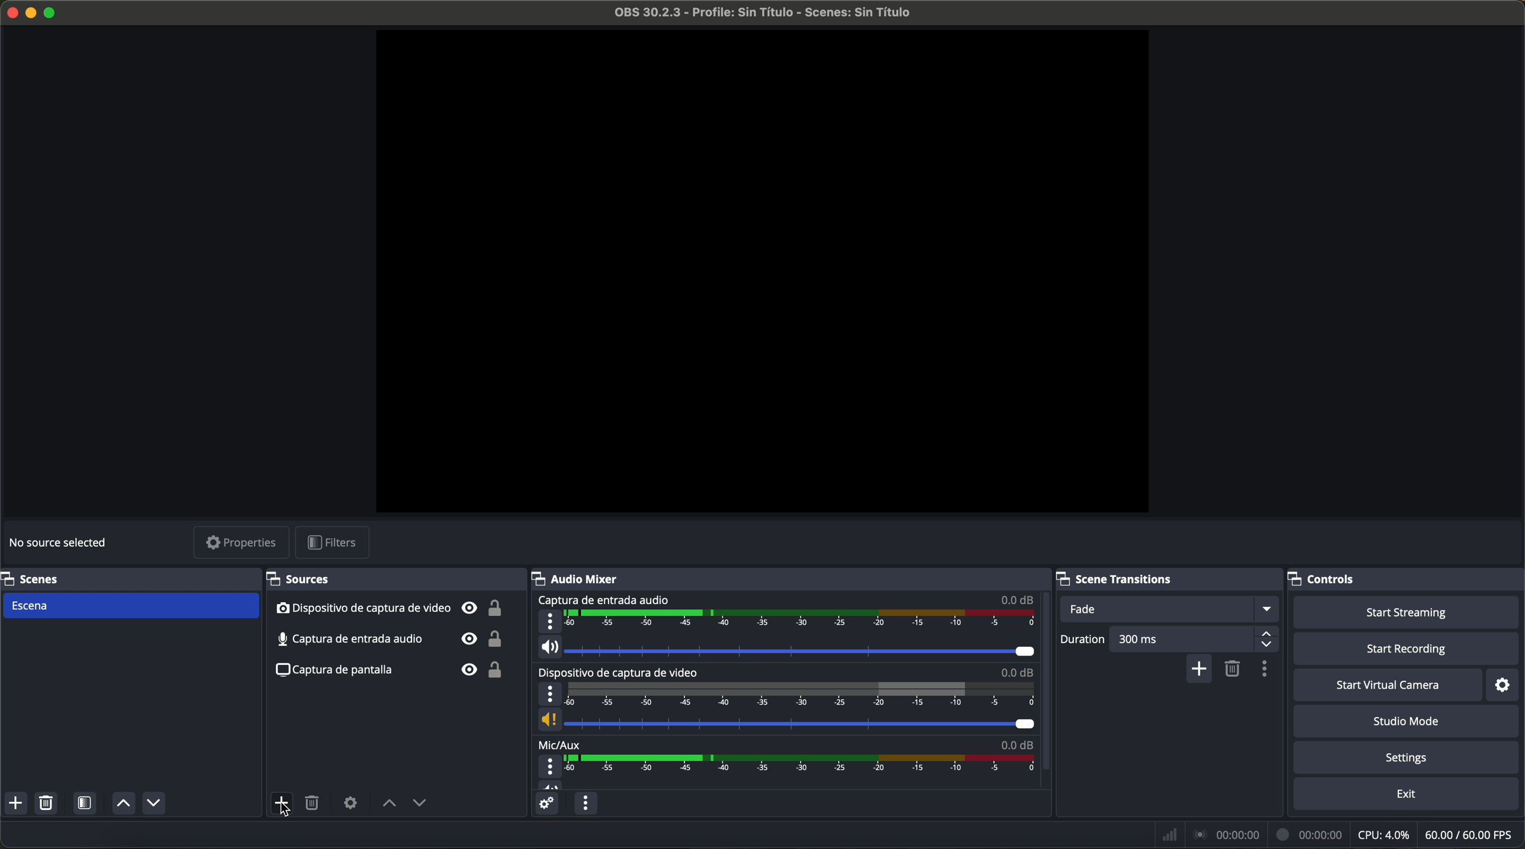 The width and height of the screenshot is (1525, 849). What do you see at coordinates (1128, 577) in the screenshot?
I see `scene transitions` at bounding box center [1128, 577].